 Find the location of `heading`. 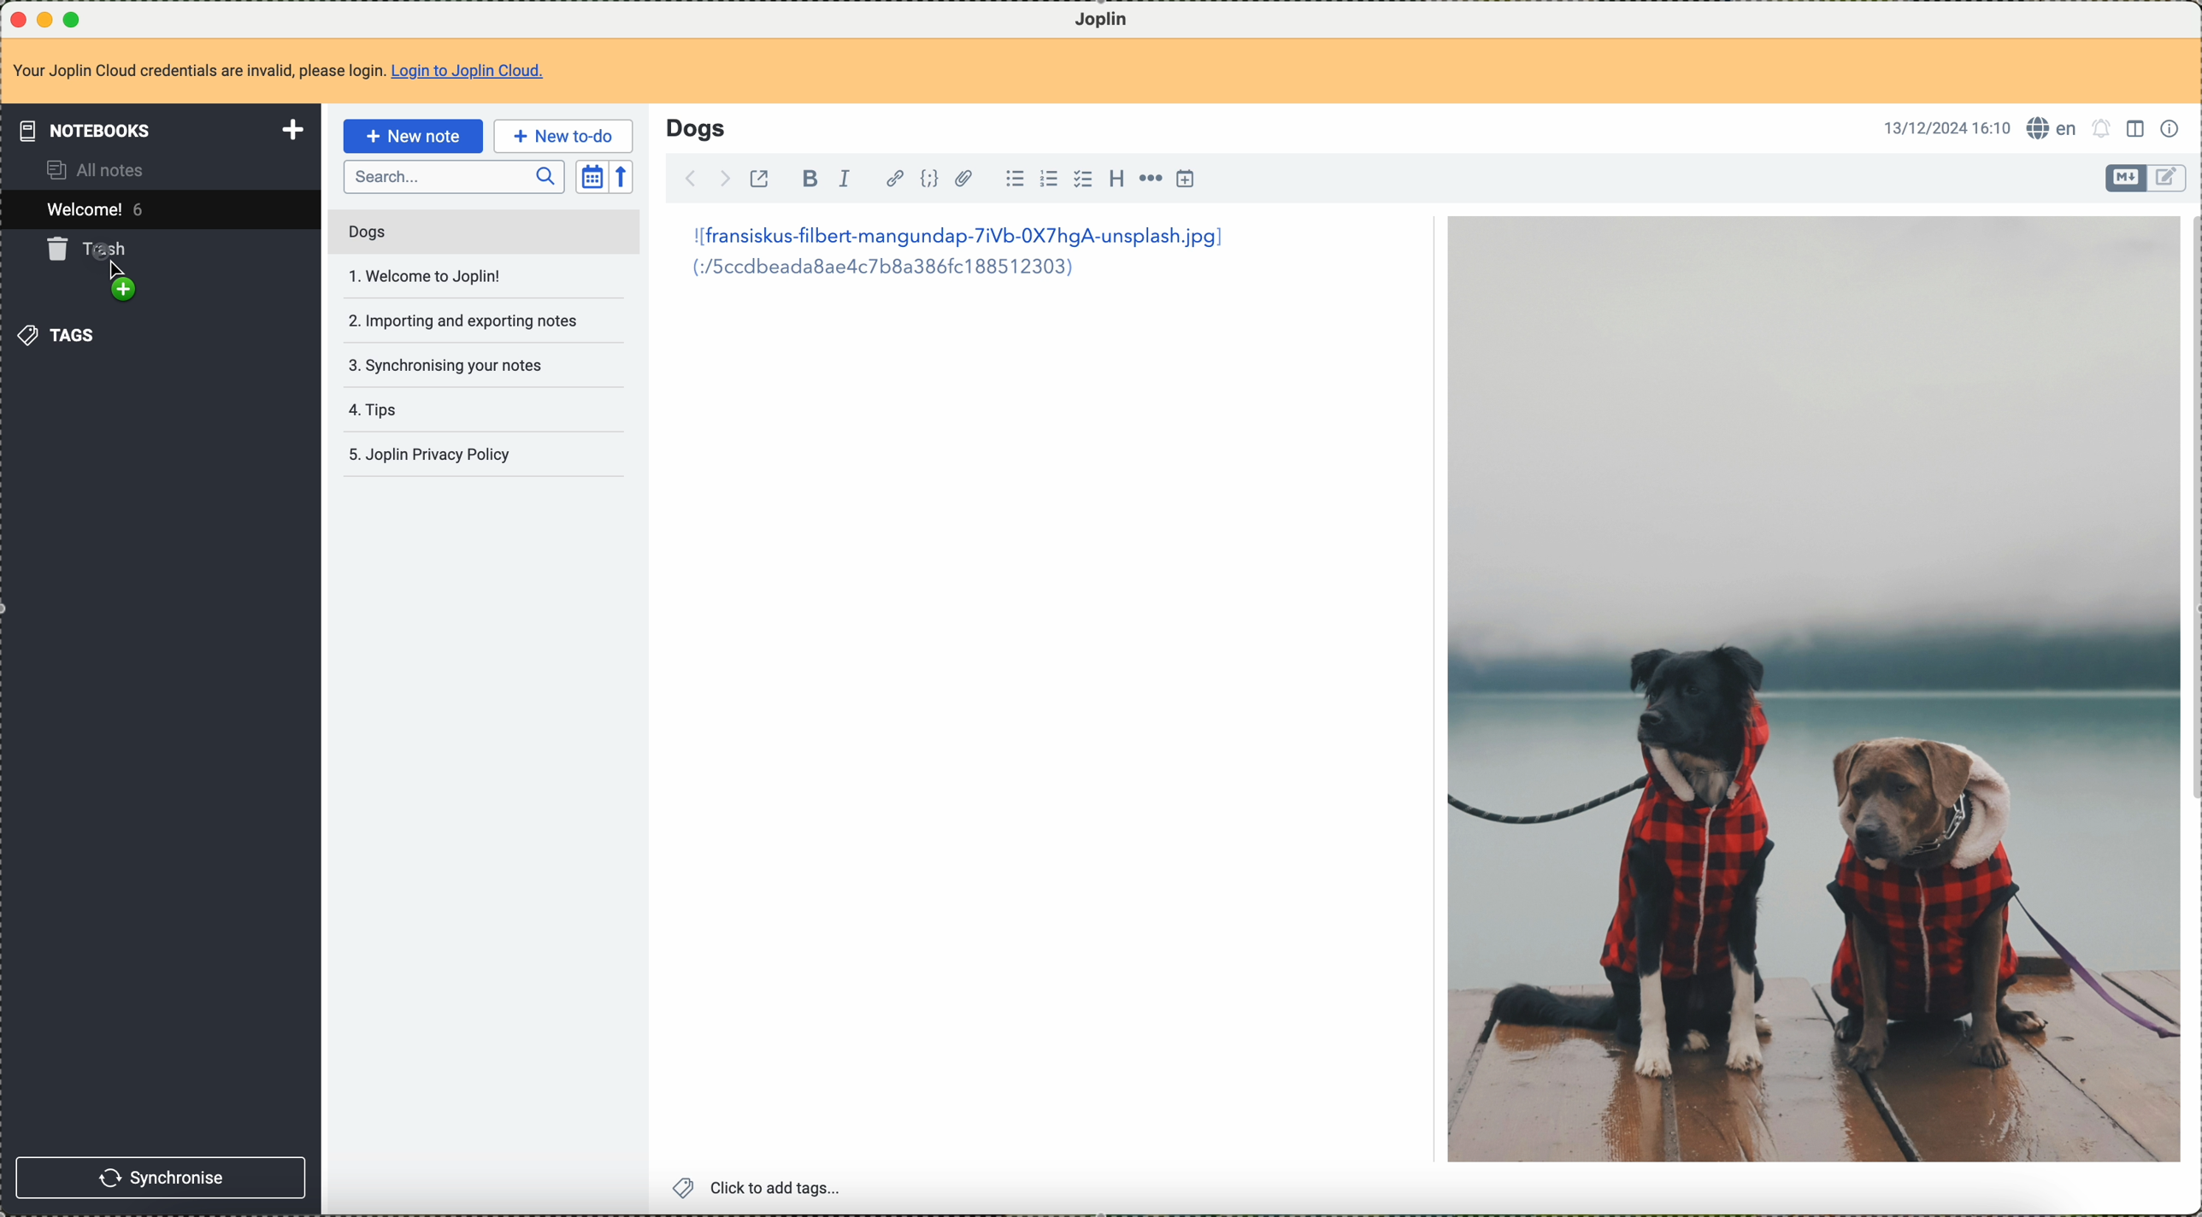

heading is located at coordinates (1116, 179).